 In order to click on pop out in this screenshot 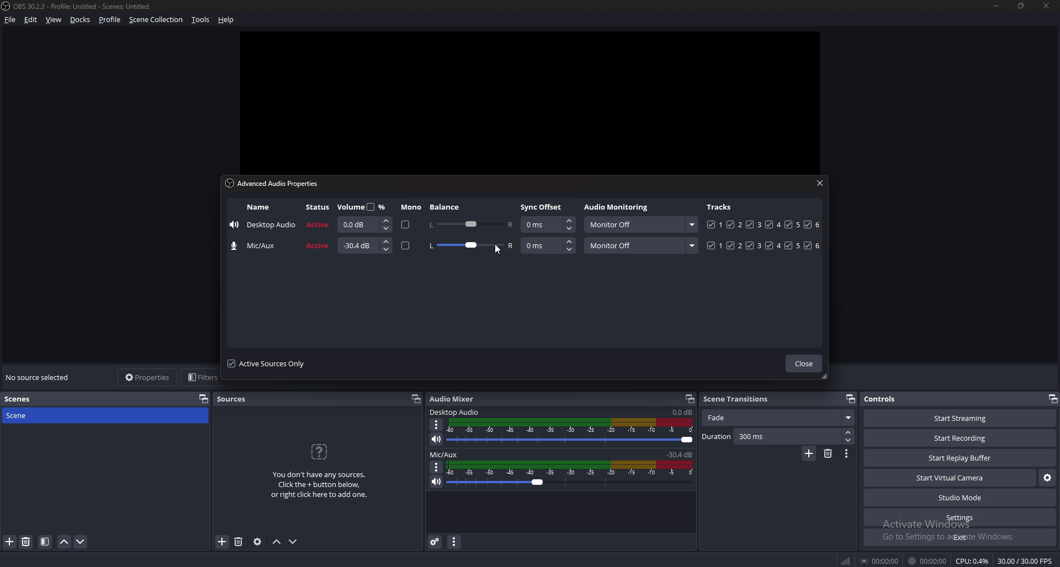, I will do `click(851, 399)`.